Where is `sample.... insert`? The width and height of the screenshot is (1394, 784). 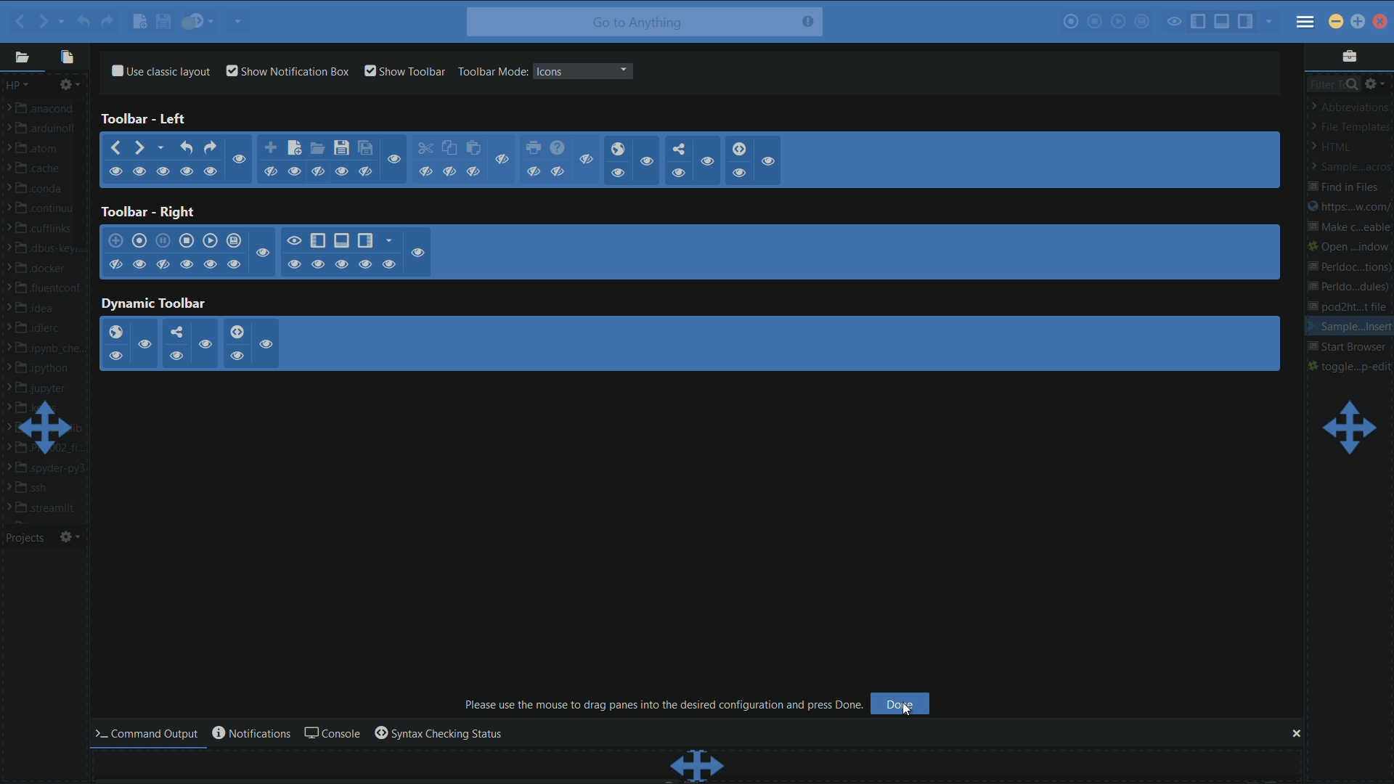 sample.... insert is located at coordinates (1349, 327).